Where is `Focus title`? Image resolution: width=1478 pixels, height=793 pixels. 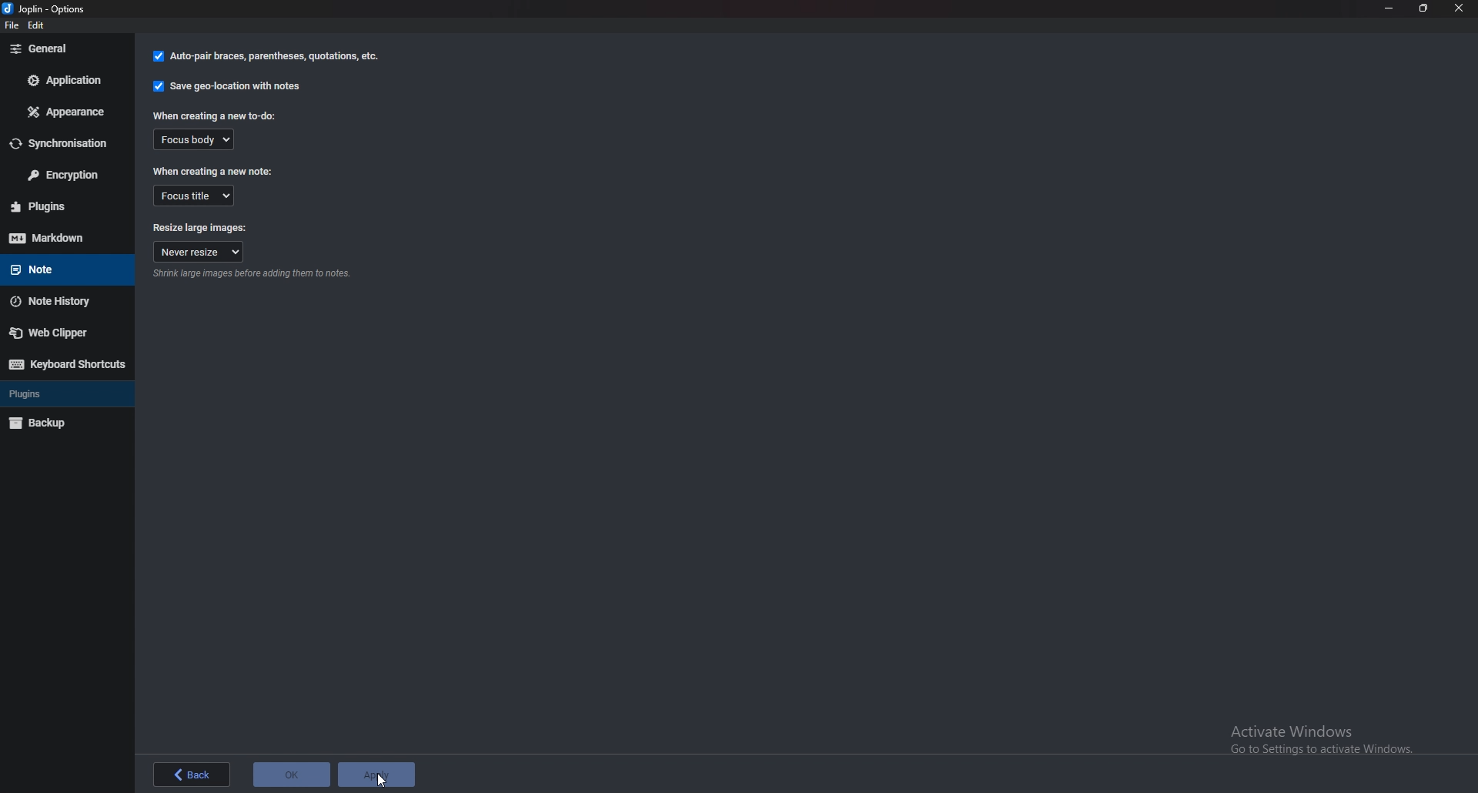
Focus title is located at coordinates (195, 195).